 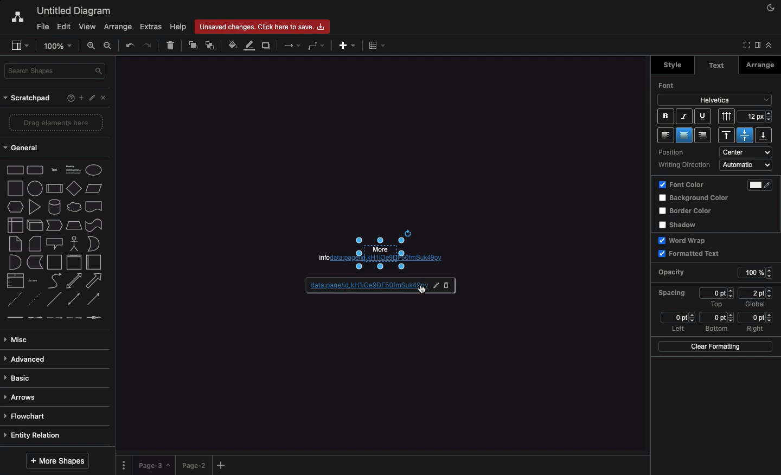 I want to click on Line, so click(x=54, y=299).